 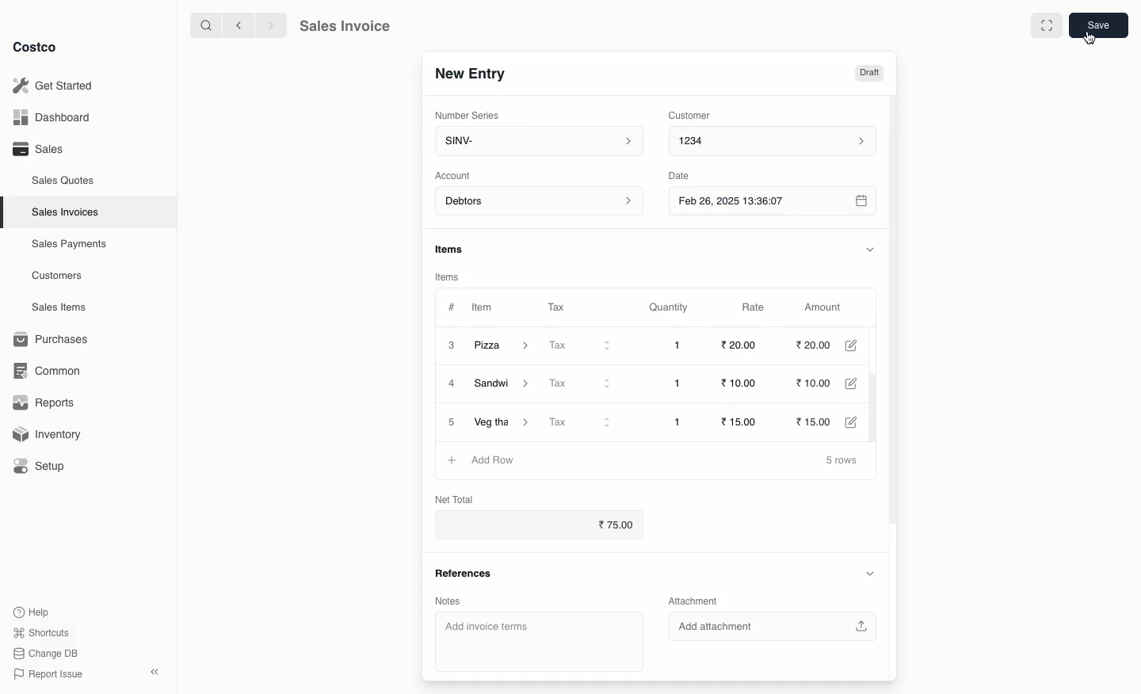 What do you see at coordinates (63, 307) in the screenshot?
I see `Sales Items` at bounding box center [63, 307].